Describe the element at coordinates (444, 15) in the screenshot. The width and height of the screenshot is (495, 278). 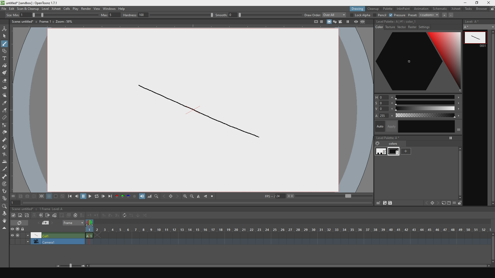
I see `` at that location.